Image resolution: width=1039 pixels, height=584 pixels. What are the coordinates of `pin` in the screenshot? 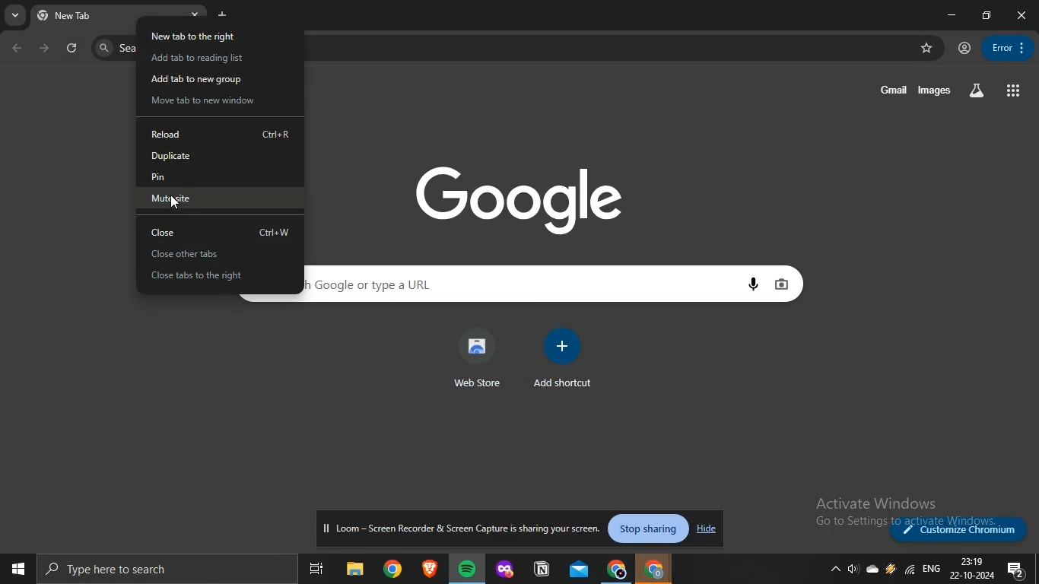 It's located at (218, 178).